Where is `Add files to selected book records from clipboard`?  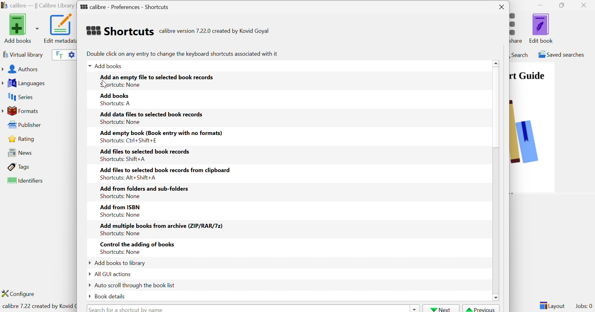
Add files to selected book records from clipboard is located at coordinates (164, 170).